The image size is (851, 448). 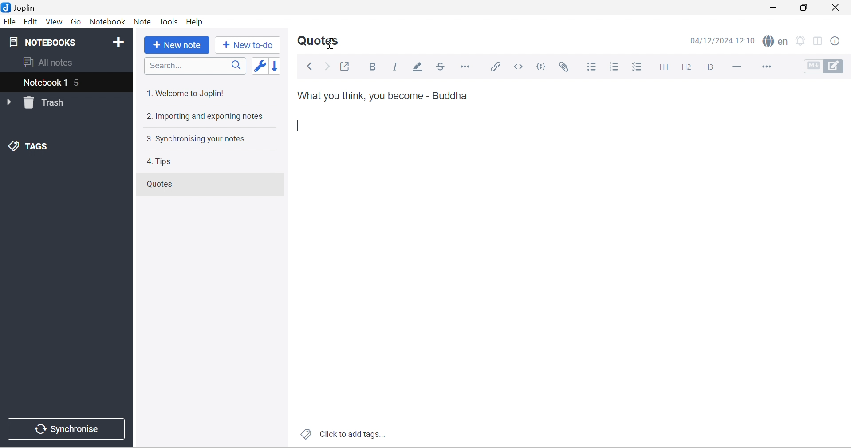 I want to click on Horizontal, so click(x=467, y=68).